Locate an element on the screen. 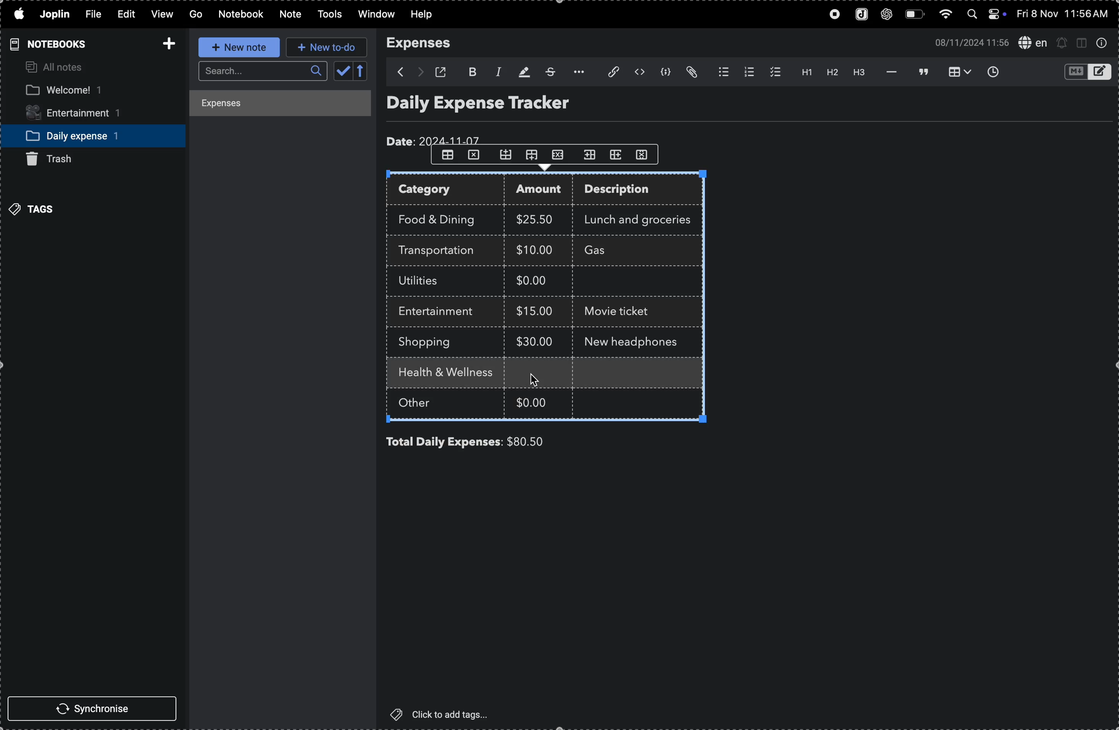 This screenshot has width=1119, height=730. $30.00 is located at coordinates (535, 341).